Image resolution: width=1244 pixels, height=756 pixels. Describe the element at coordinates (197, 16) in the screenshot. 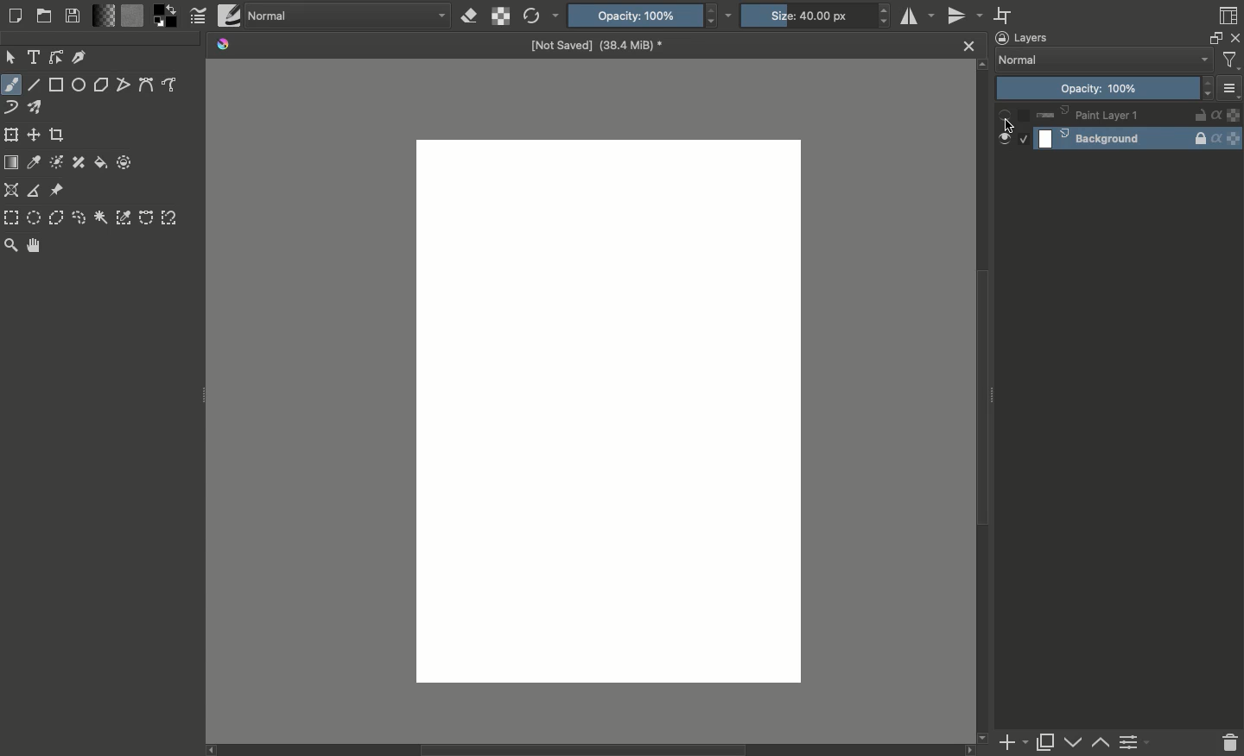

I see `Edit brush settings` at that location.